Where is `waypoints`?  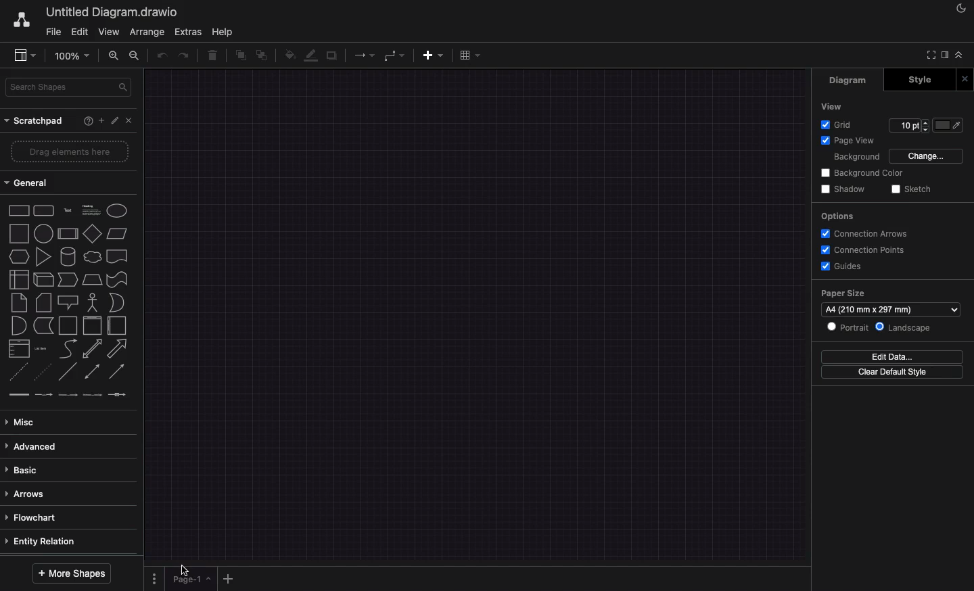 waypoints is located at coordinates (396, 55).